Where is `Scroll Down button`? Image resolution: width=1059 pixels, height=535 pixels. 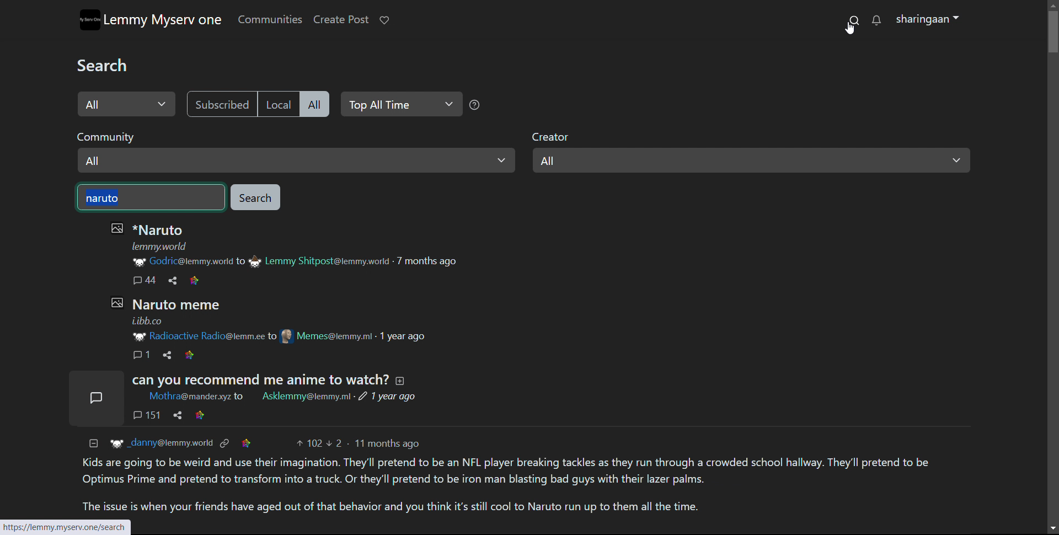 Scroll Down button is located at coordinates (1045, 523).